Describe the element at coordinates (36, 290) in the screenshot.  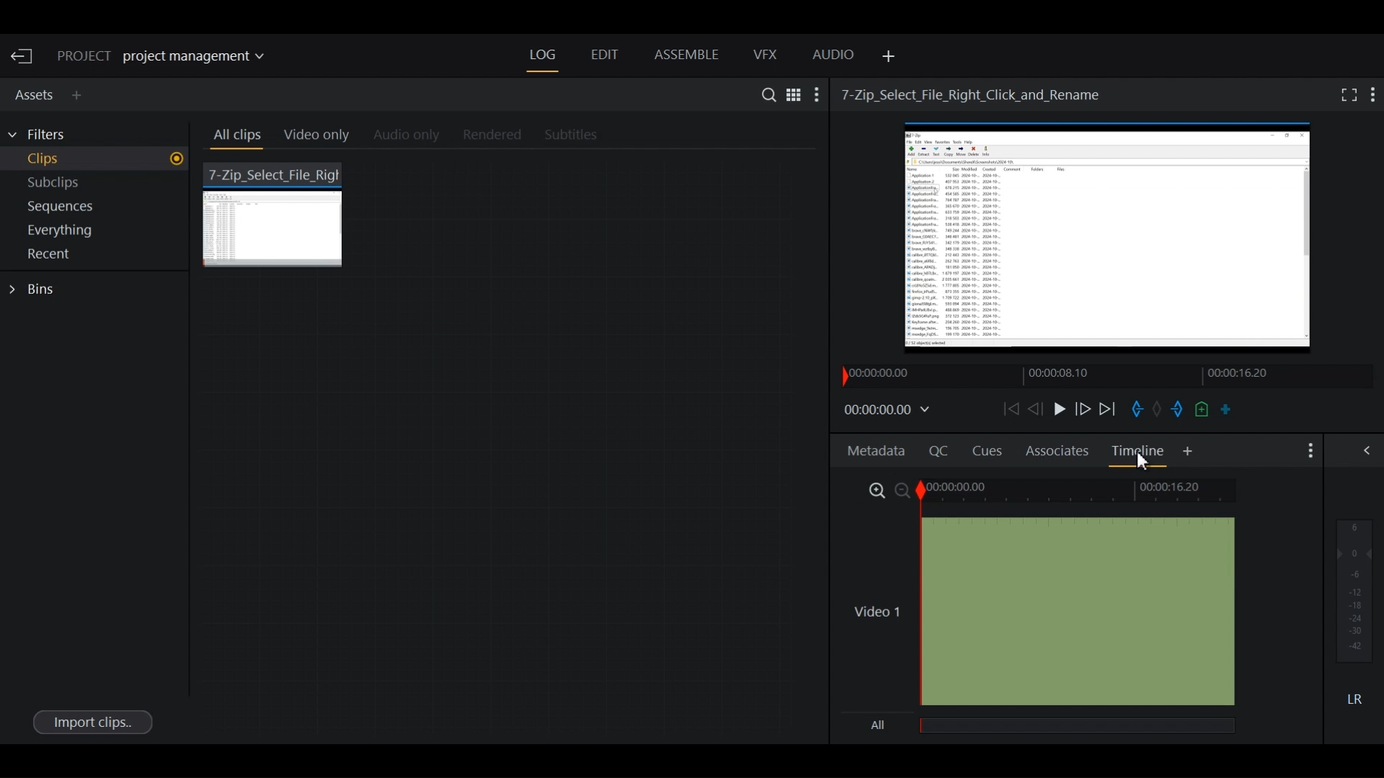
I see `Bins` at that location.